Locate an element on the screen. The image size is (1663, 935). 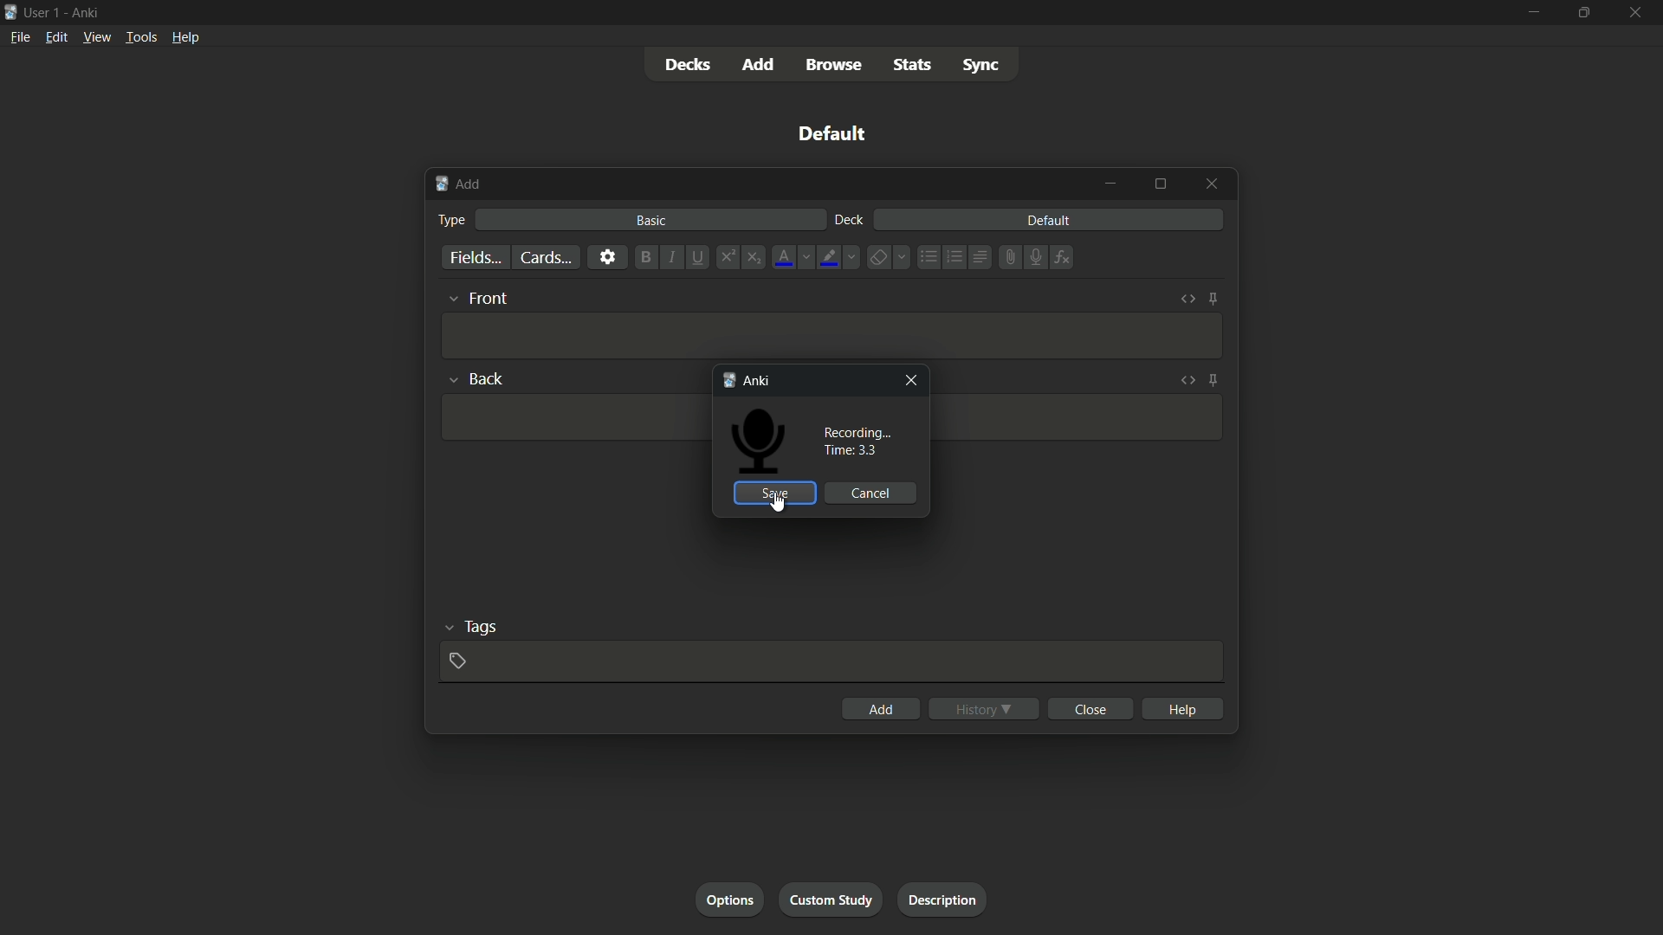
history is located at coordinates (984, 708).